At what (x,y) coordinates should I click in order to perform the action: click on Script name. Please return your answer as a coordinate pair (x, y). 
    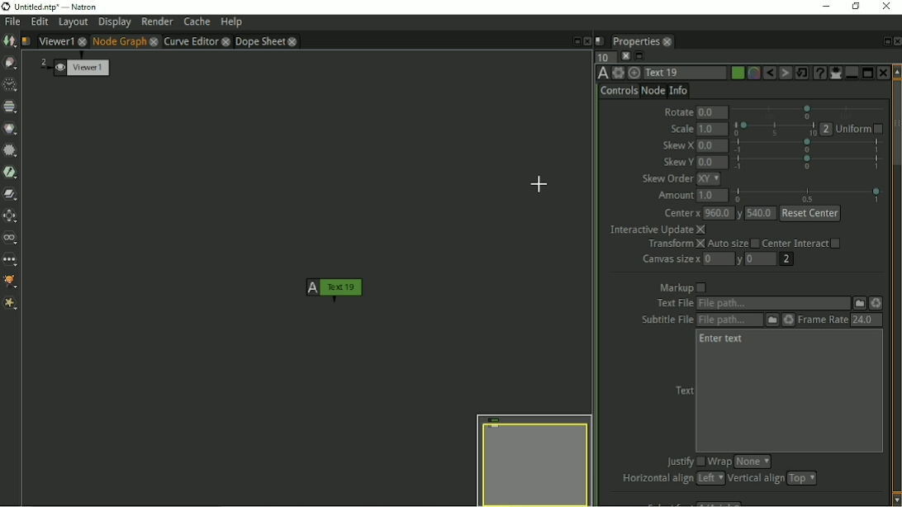
    Looking at the image, I should click on (600, 41).